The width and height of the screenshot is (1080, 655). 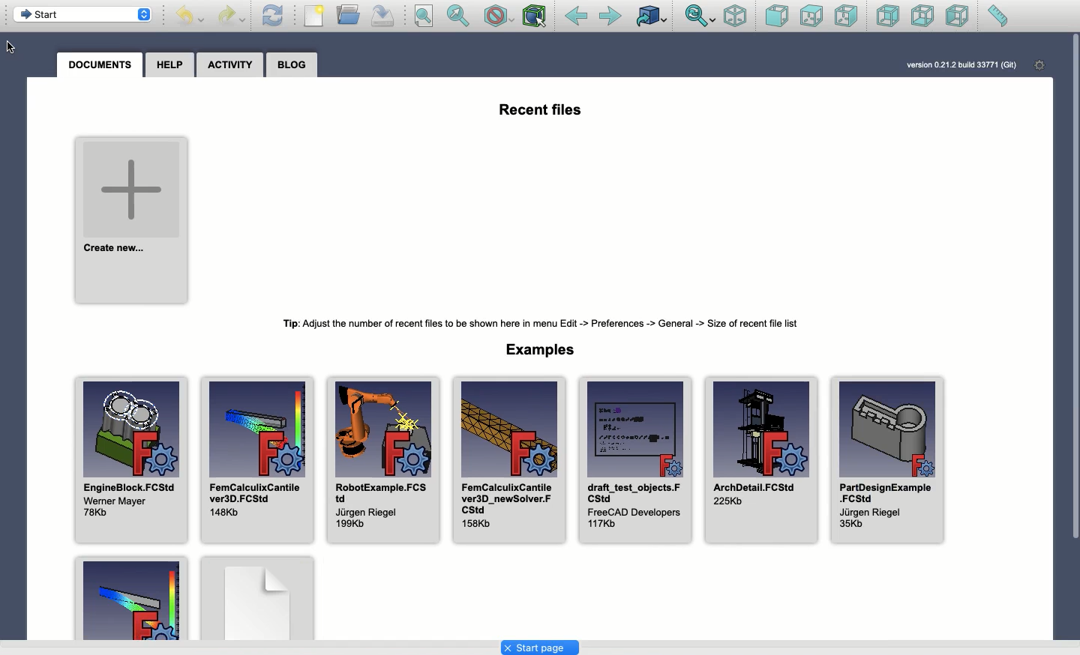 I want to click on Linked to object, so click(x=651, y=16).